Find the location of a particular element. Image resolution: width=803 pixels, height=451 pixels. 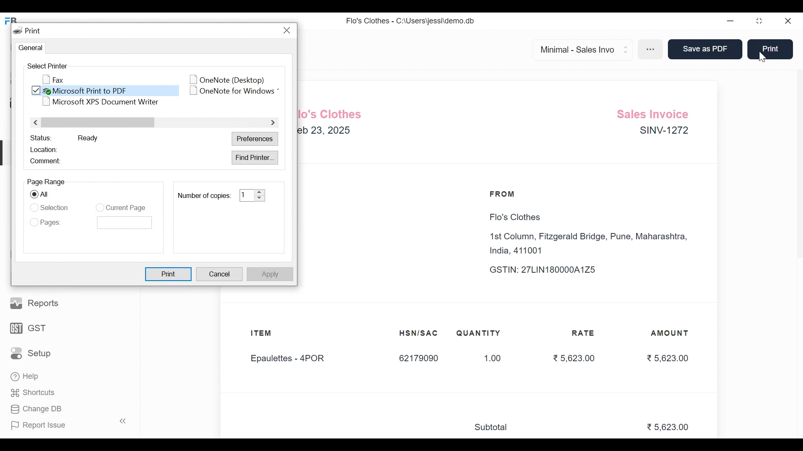

General is located at coordinates (29, 48).